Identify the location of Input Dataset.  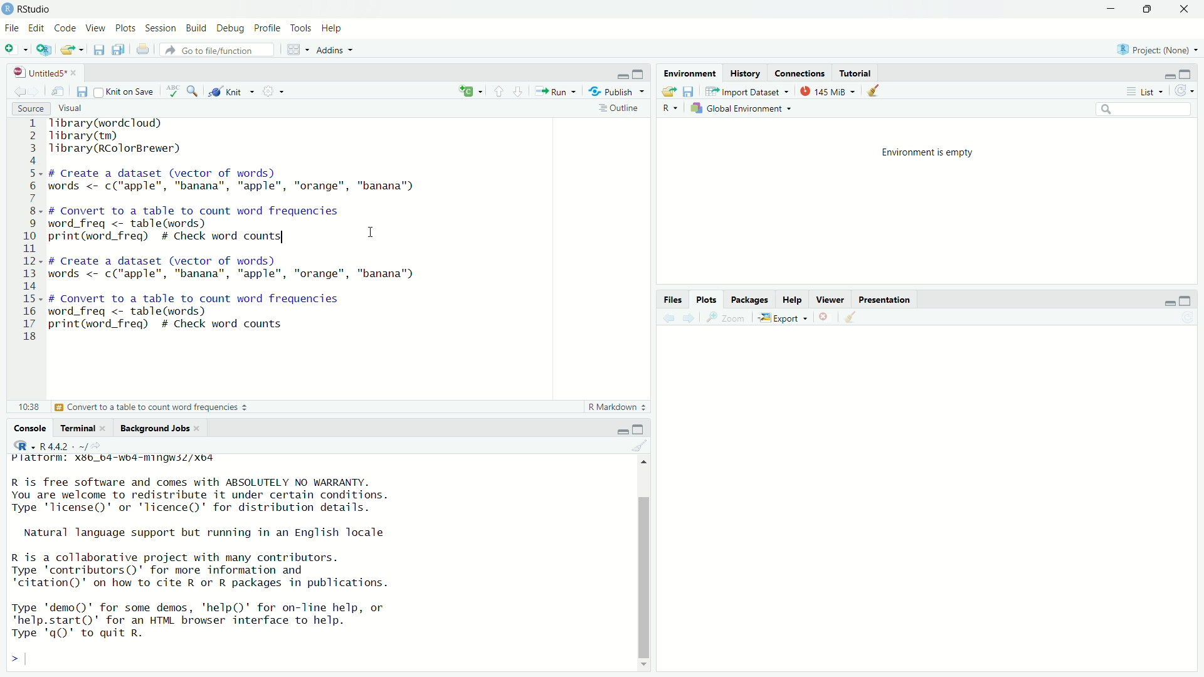
(748, 93).